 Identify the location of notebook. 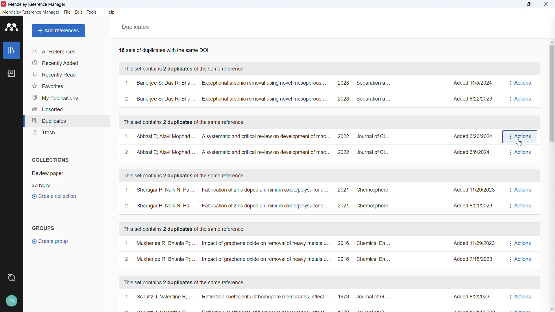
(12, 73).